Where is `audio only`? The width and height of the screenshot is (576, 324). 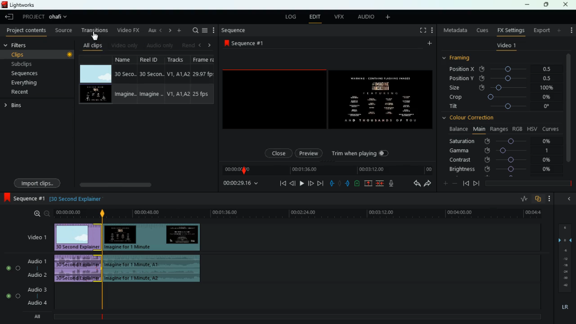
audio only is located at coordinates (159, 46).